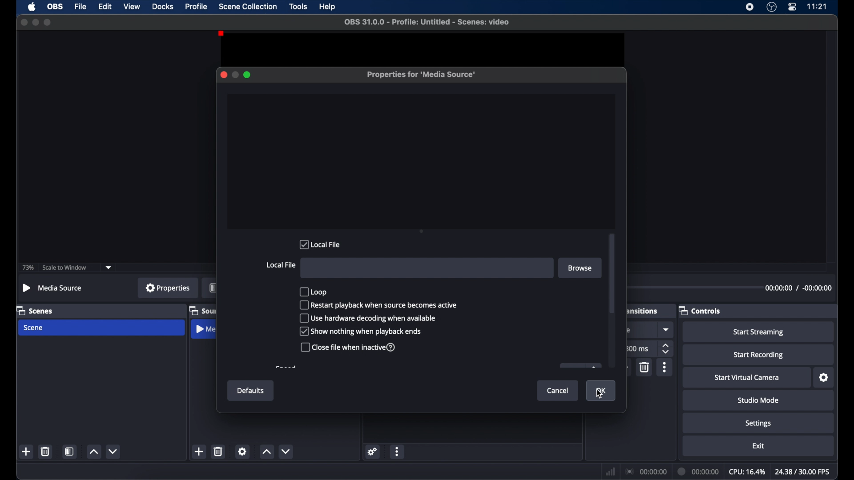 The height and width of the screenshot is (480, 854). I want to click on studio mode, so click(758, 400).